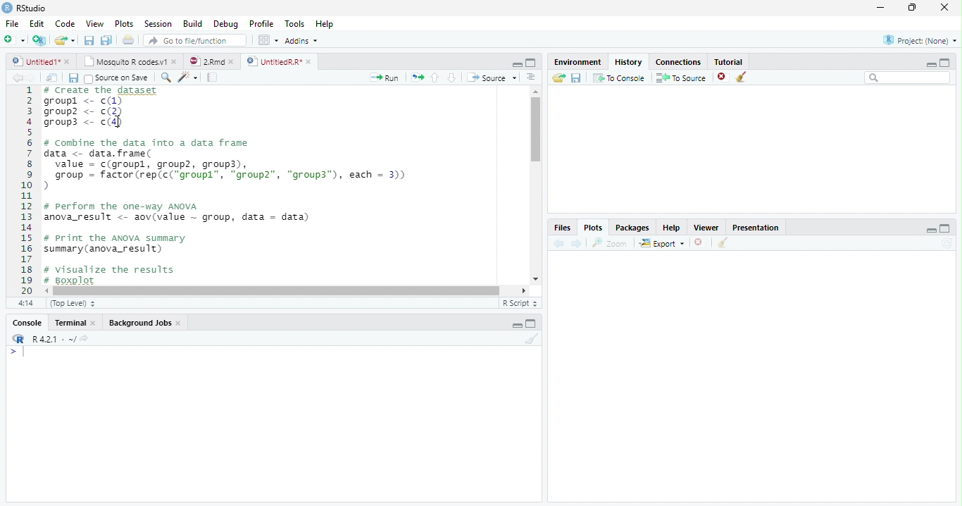 This screenshot has height=506, width=962. What do you see at coordinates (282, 186) in the screenshot?
I see `geom boxplot() + Tabs(title = “soxplot of values by Group”, x = “Group”, y = “"value") +theme_minimal ()# mean plot with ggplot2group_means <- aggregate(value ~ group, data = data, mean)ggplot(group_means, aes(x = group, y = value, group = 1)) + #group=1 needed for line pgeon_line() +geon_point() +Tabs(title = “Mean Plot of values by Group”, x = “Group”, y = “Mean value") +theme_minimal ()# Tukey's Hsp for pairwise comparisons (post-hoc test)tukey_result <- TukeyHsD(anova_result)print (tukey_result)#visualize Tukey's HSD results` at bounding box center [282, 186].